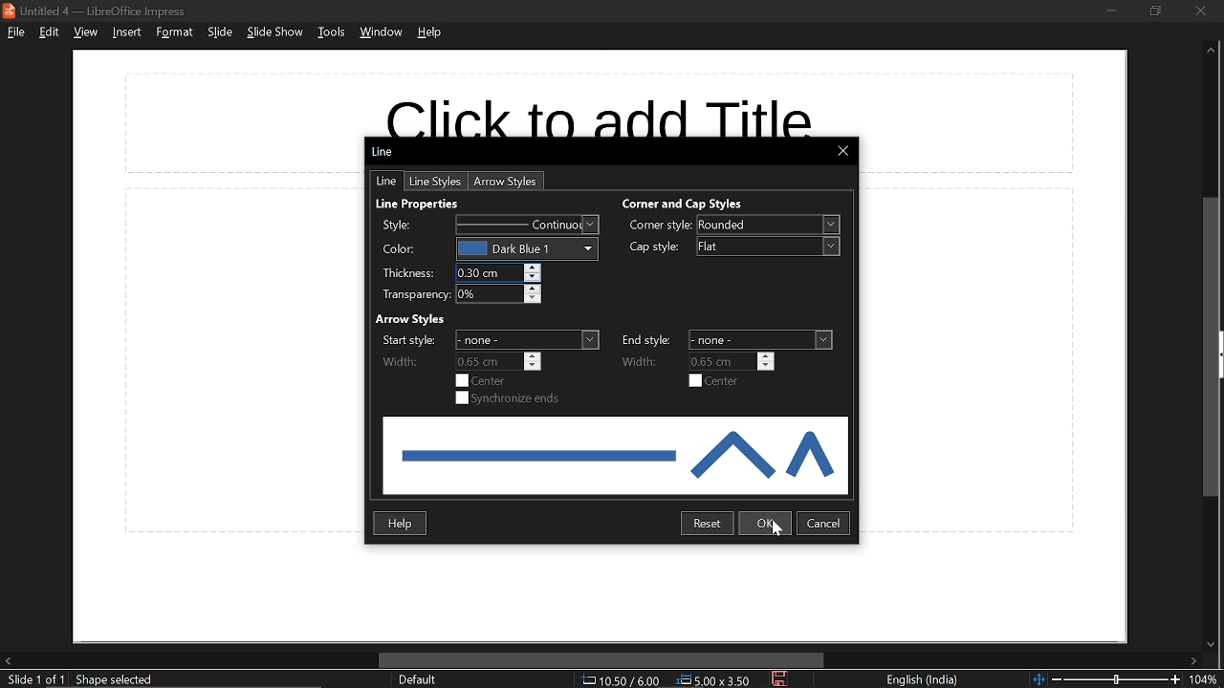  Describe the element at coordinates (385, 151) in the screenshot. I see `Current window` at that location.